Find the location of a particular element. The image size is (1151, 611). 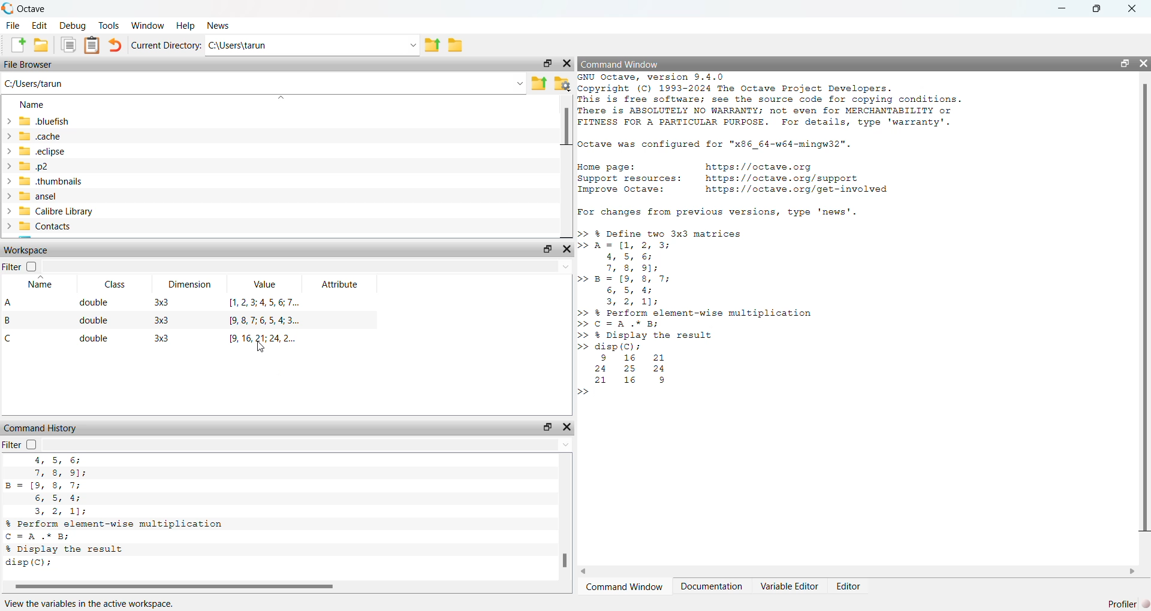

C:/Users/tarun is located at coordinates (264, 84).